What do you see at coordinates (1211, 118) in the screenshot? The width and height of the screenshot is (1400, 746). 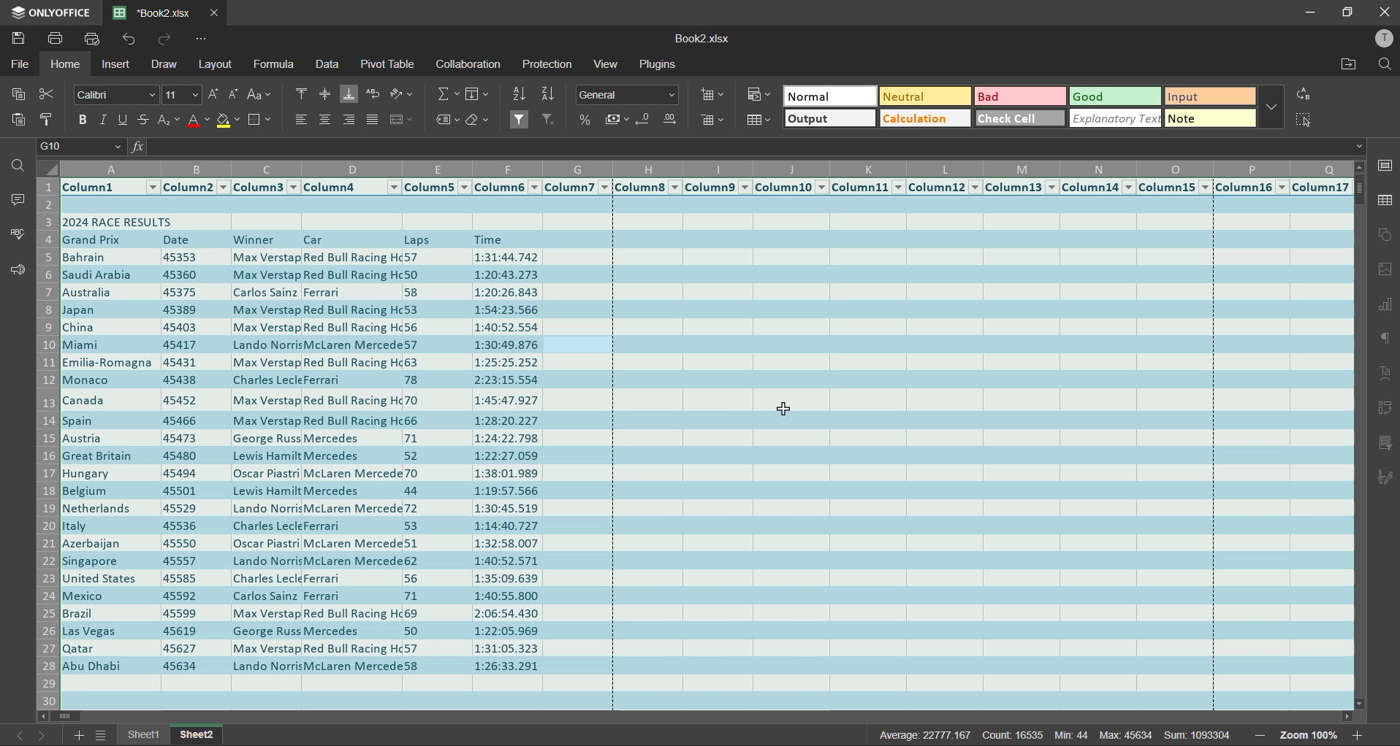 I see `note` at bounding box center [1211, 118].